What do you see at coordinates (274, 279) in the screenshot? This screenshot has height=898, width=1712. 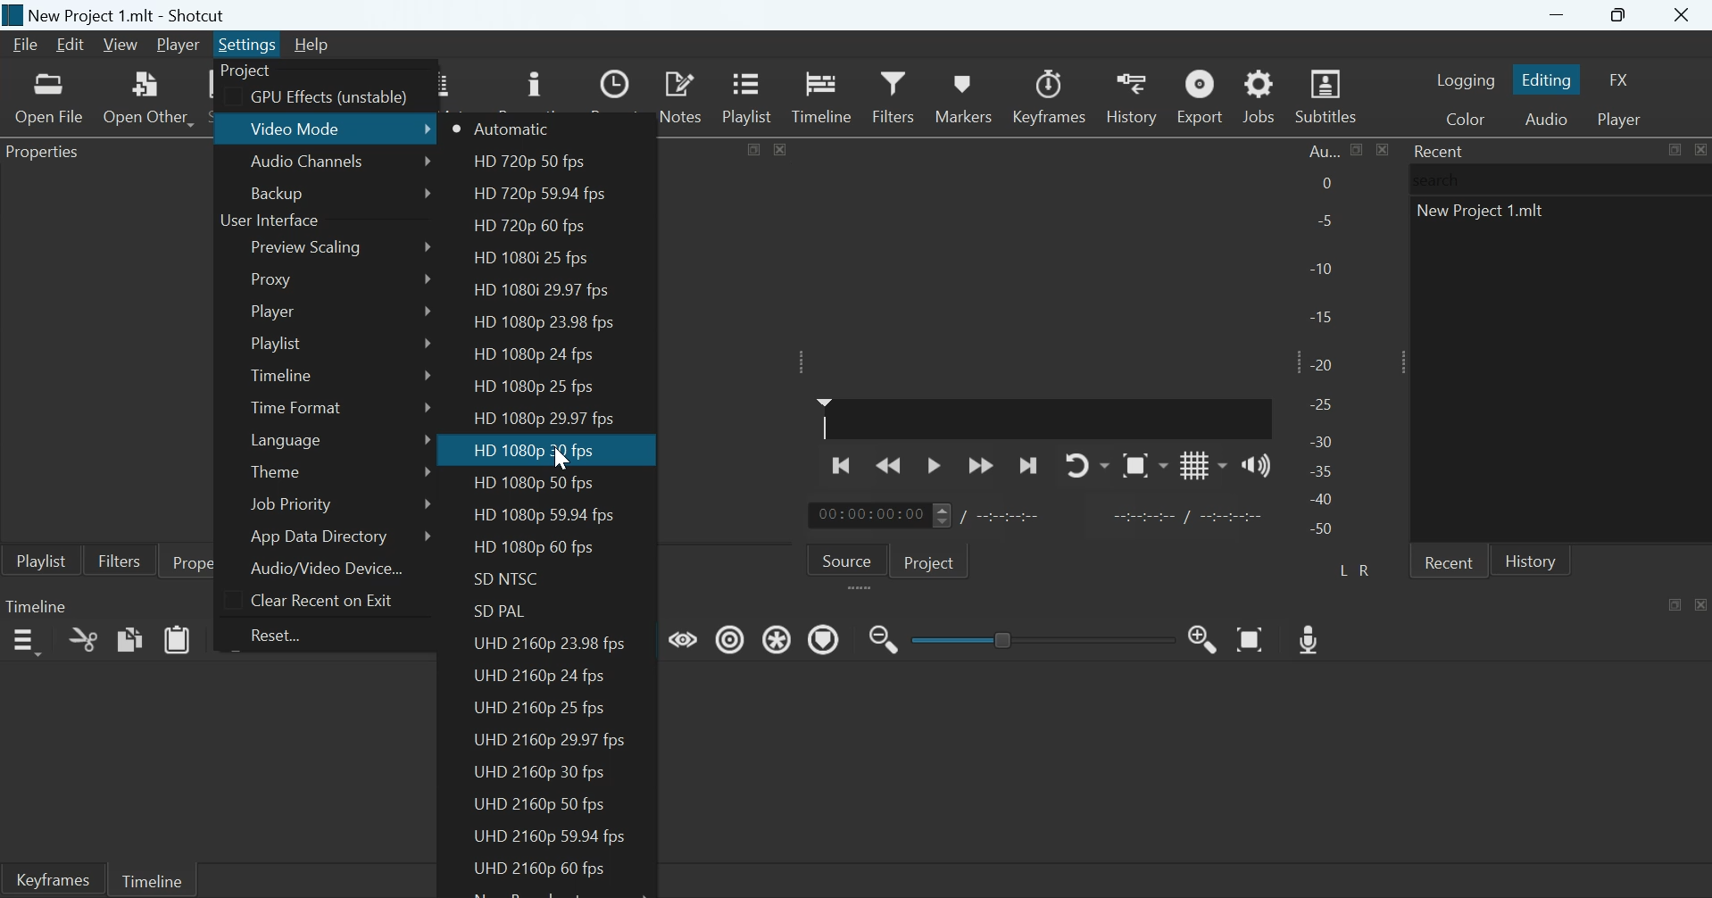 I see `Proxy` at bounding box center [274, 279].